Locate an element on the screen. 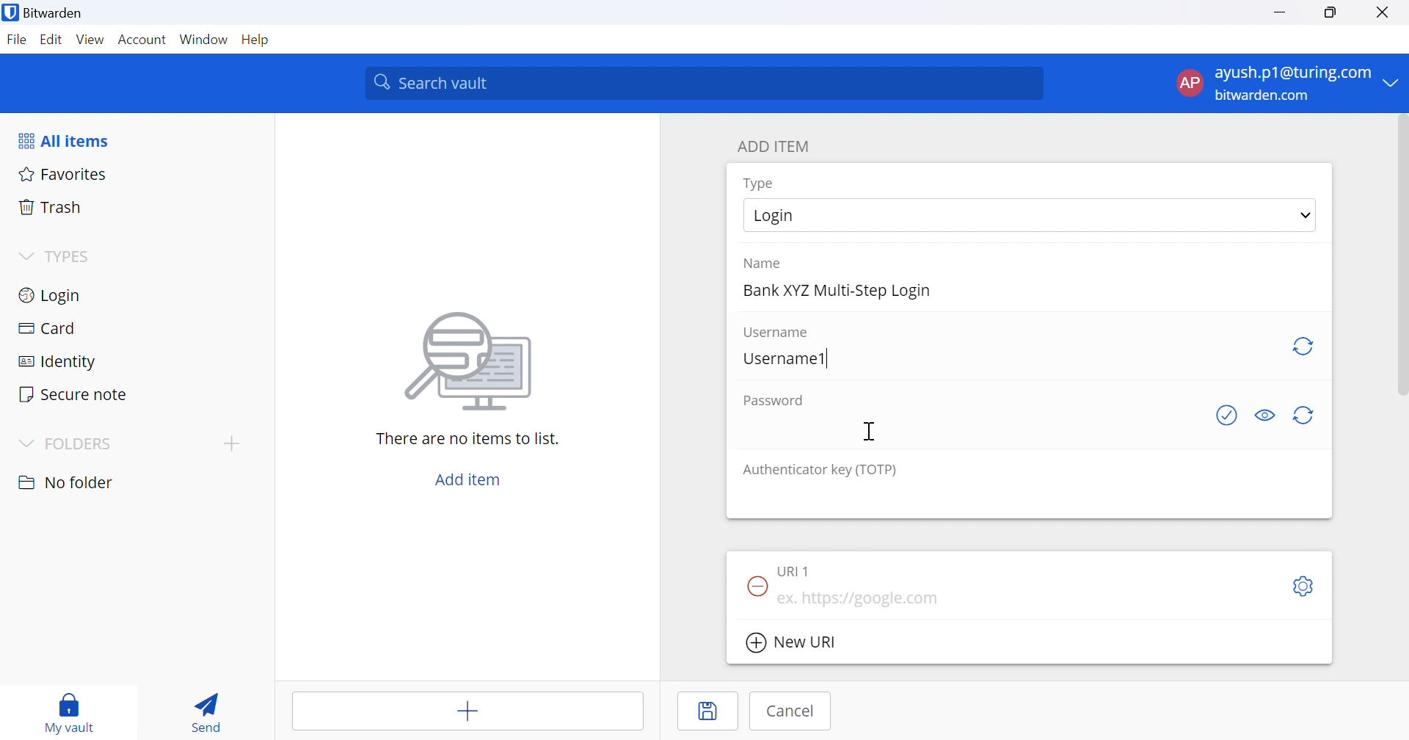  Drop Down is located at coordinates (27, 443).